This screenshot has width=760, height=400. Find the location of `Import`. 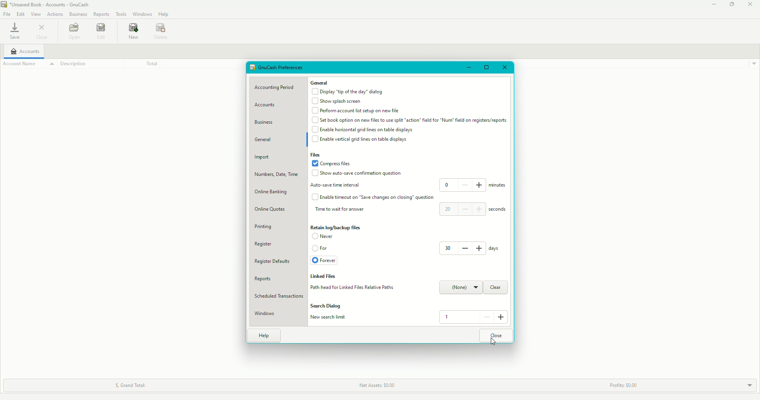

Import is located at coordinates (263, 158).